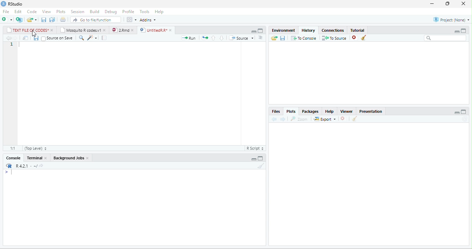 The height and width of the screenshot is (249, 472). Describe the element at coordinates (8, 172) in the screenshot. I see `>` at that location.